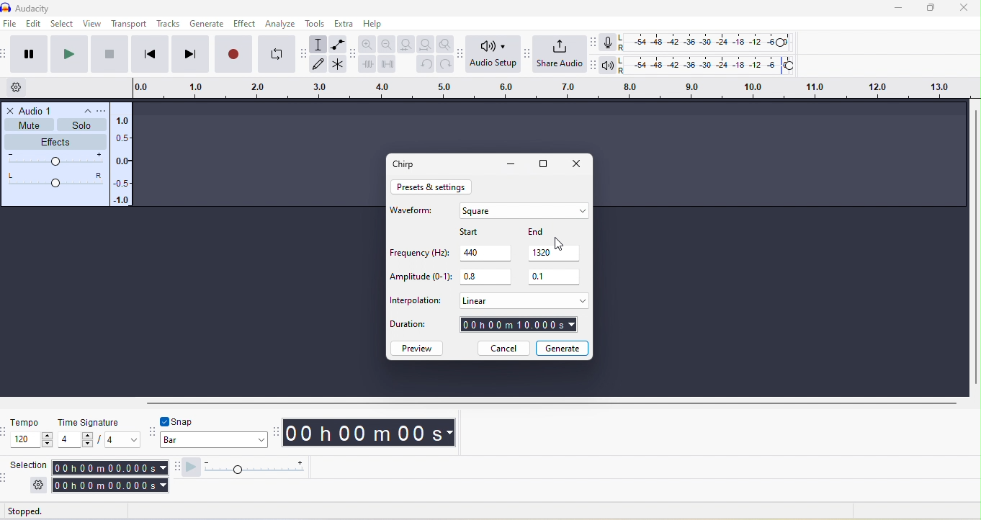 This screenshot has width=981, height=520. Describe the element at coordinates (372, 434) in the screenshot. I see `00 h 00 m 00 s` at that location.